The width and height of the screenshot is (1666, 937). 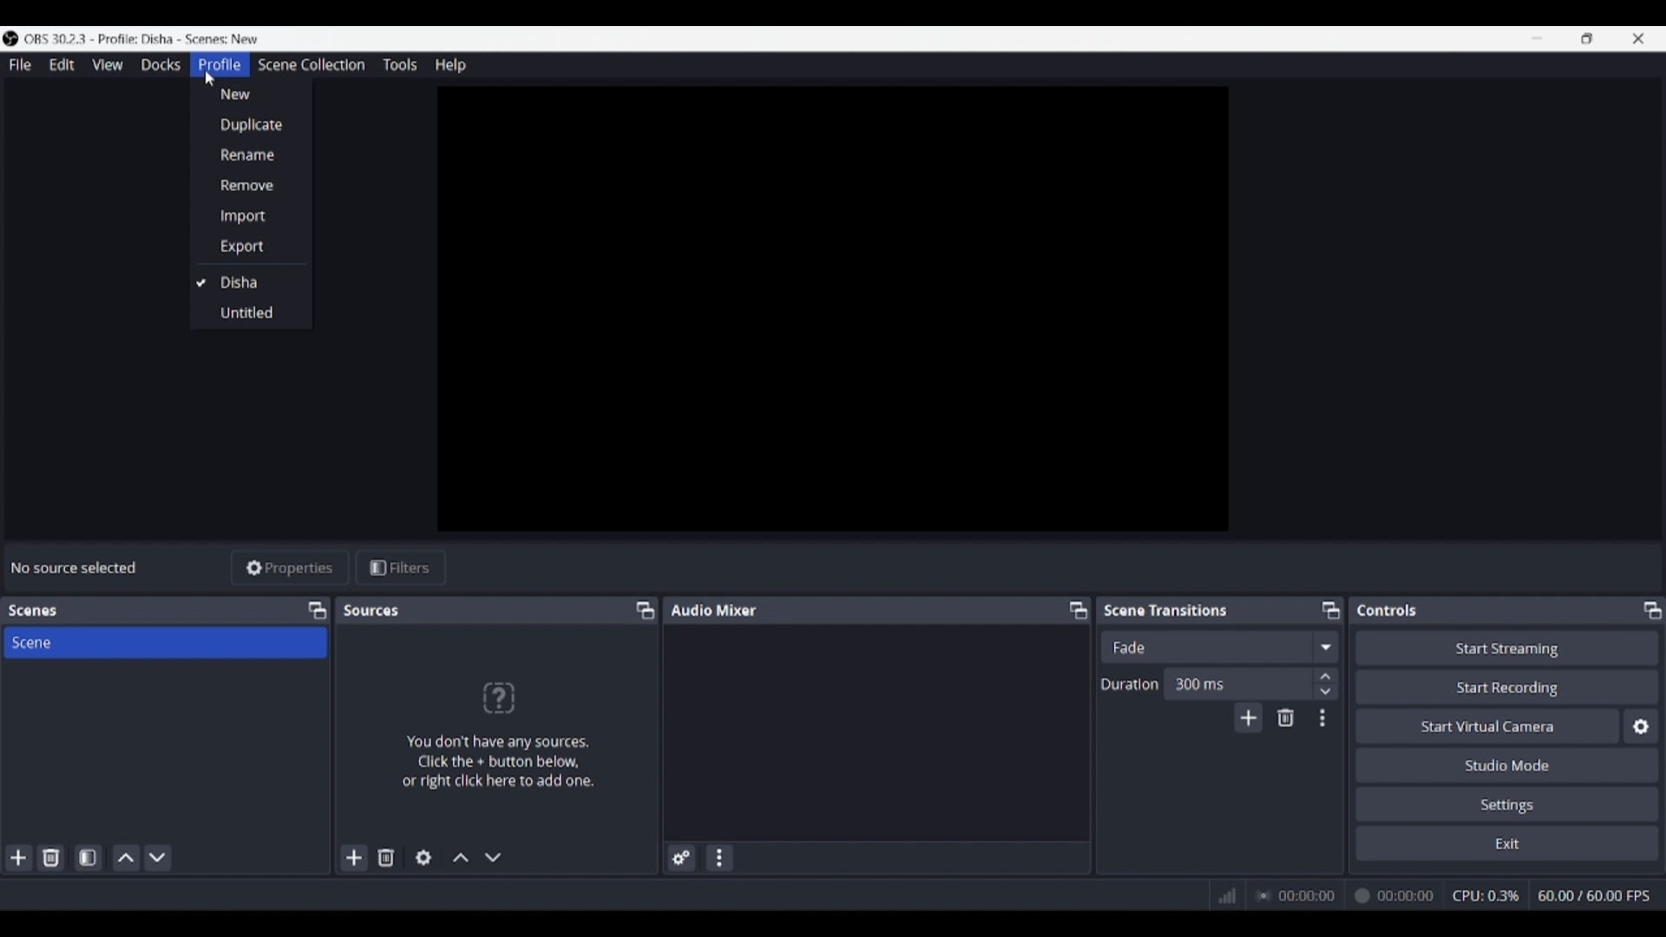 What do you see at coordinates (640, 611) in the screenshot?
I see `Copy` at bounding box center [640, 611].